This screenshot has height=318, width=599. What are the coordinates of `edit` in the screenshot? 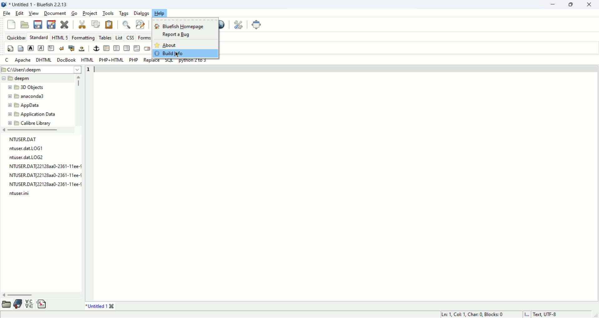 It's located at (19, 14).